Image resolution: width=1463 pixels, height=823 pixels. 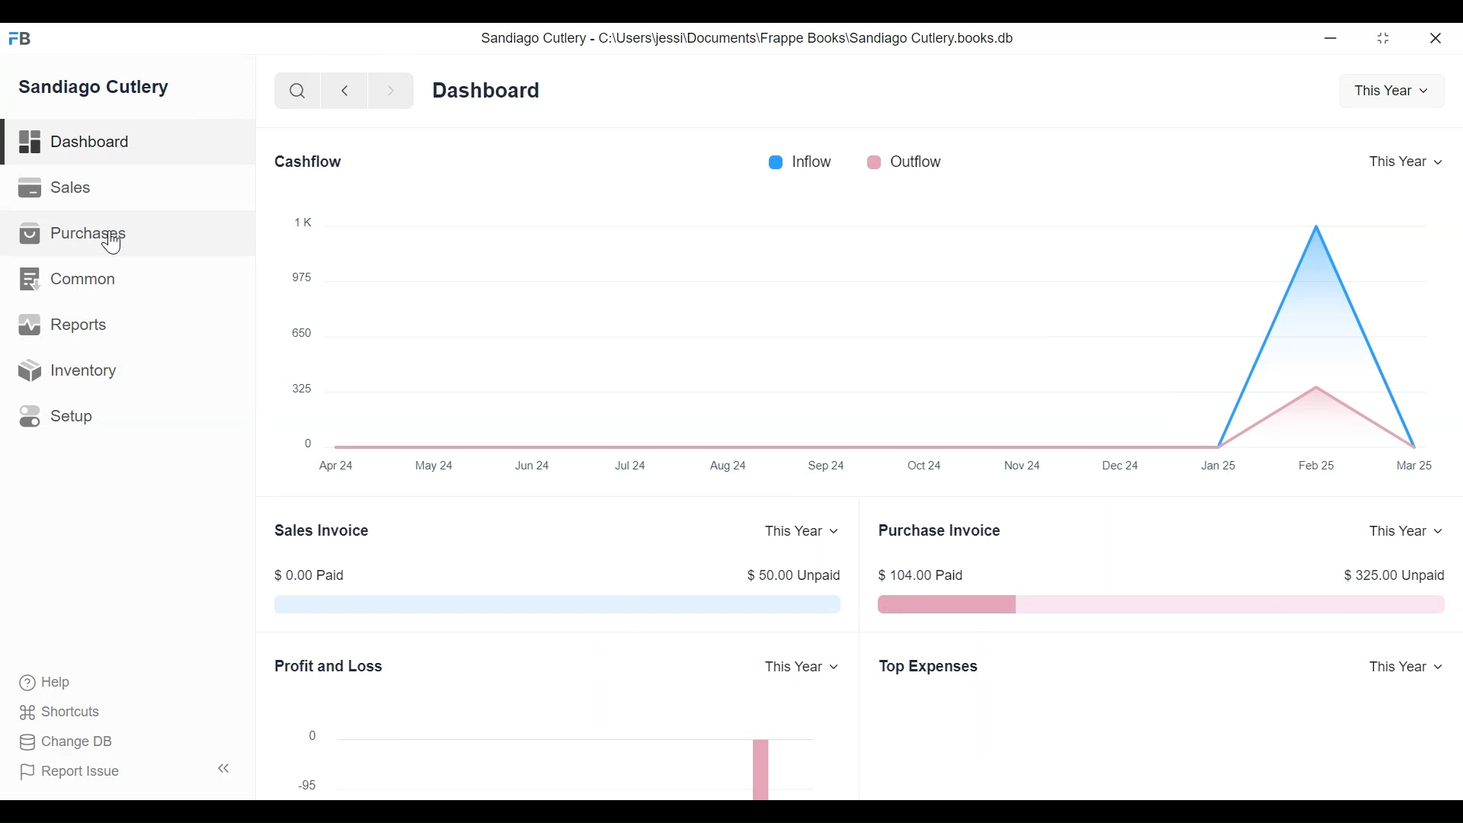 What do you see at coordinates (299, 274) in the screenshot?
I see `975` at bounding box center [299, 274].